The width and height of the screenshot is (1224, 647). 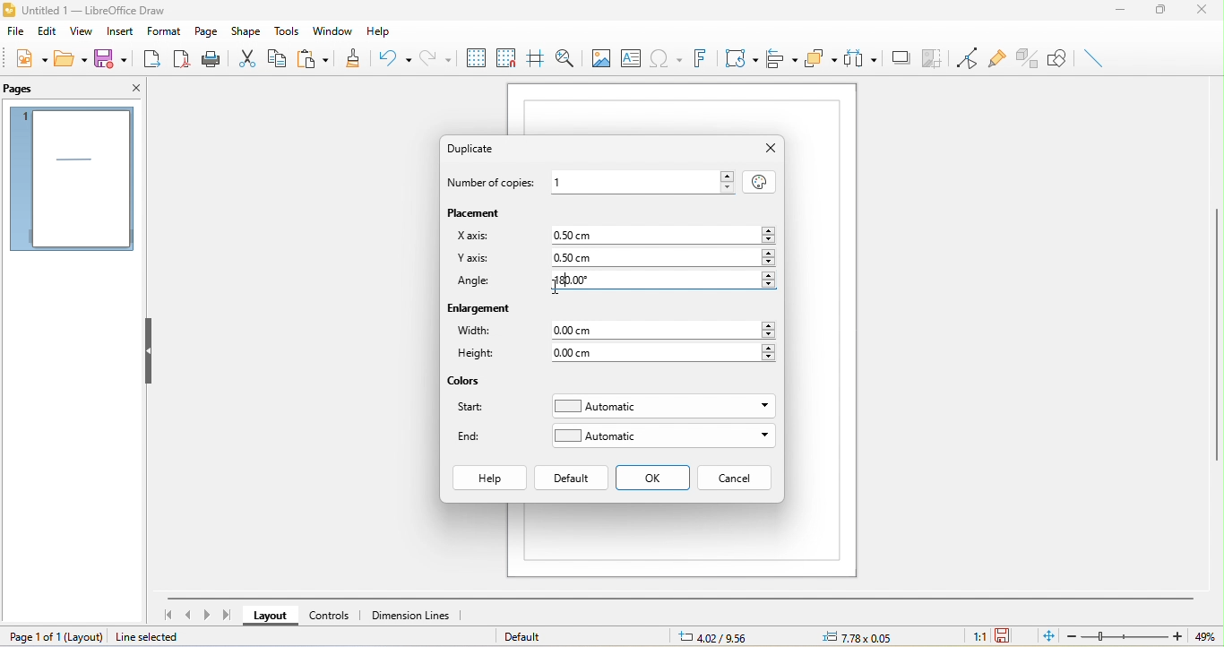 What do you see at coordinates (660, 280) in the screenshot?
I see `180.00 degrees` at bounding box center [660, 280].